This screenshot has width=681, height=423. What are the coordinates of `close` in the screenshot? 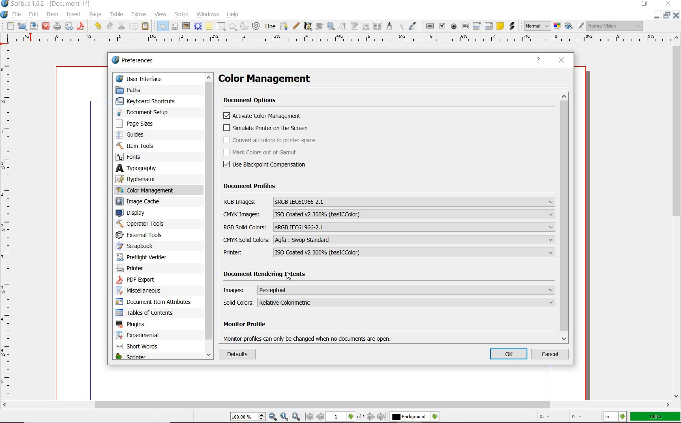 It's located at (46, 26).